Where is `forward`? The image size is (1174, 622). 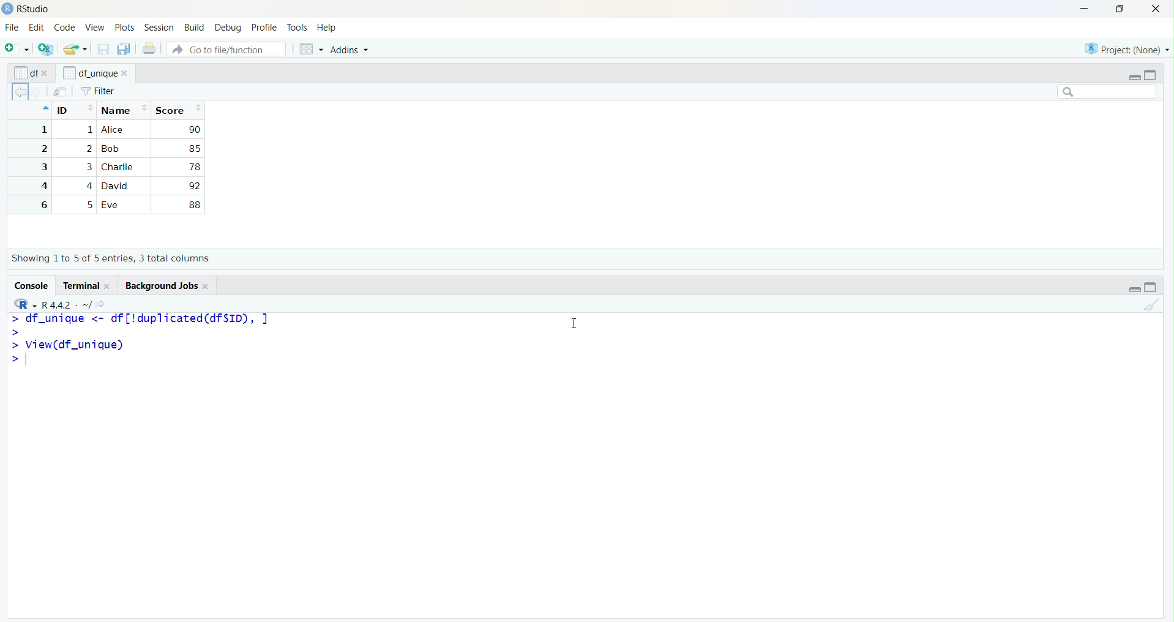
forward is located at coordinates (38, 92).